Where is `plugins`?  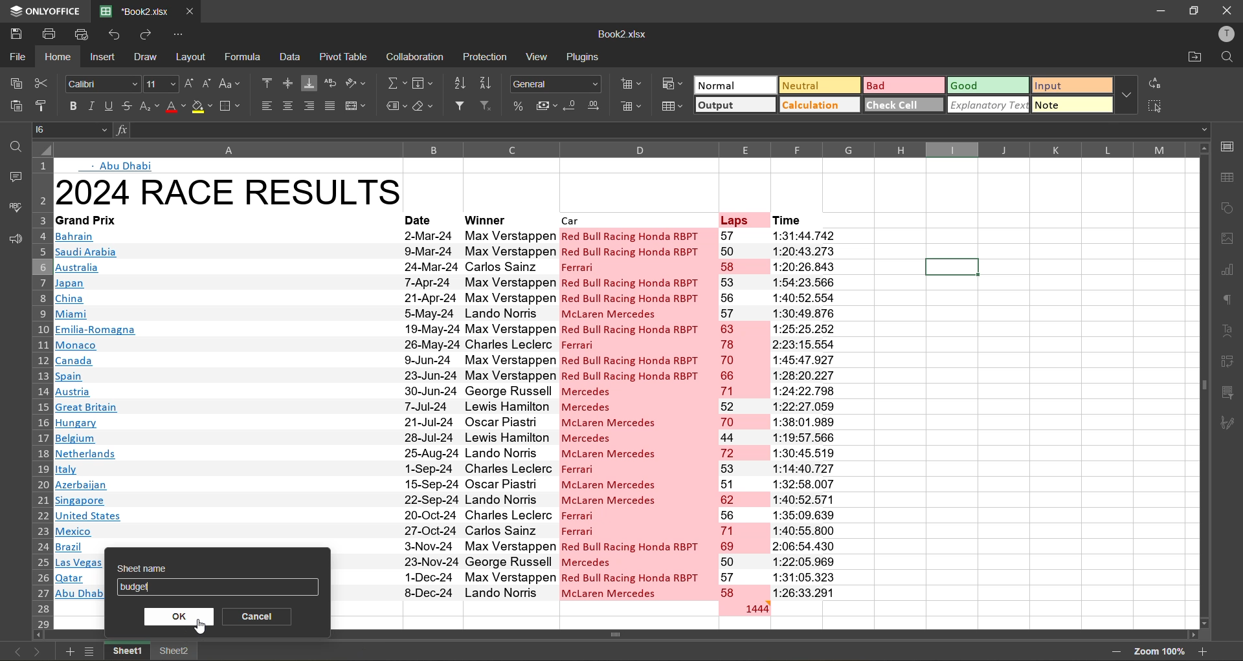 plugins is located at coordinates (583, 55).